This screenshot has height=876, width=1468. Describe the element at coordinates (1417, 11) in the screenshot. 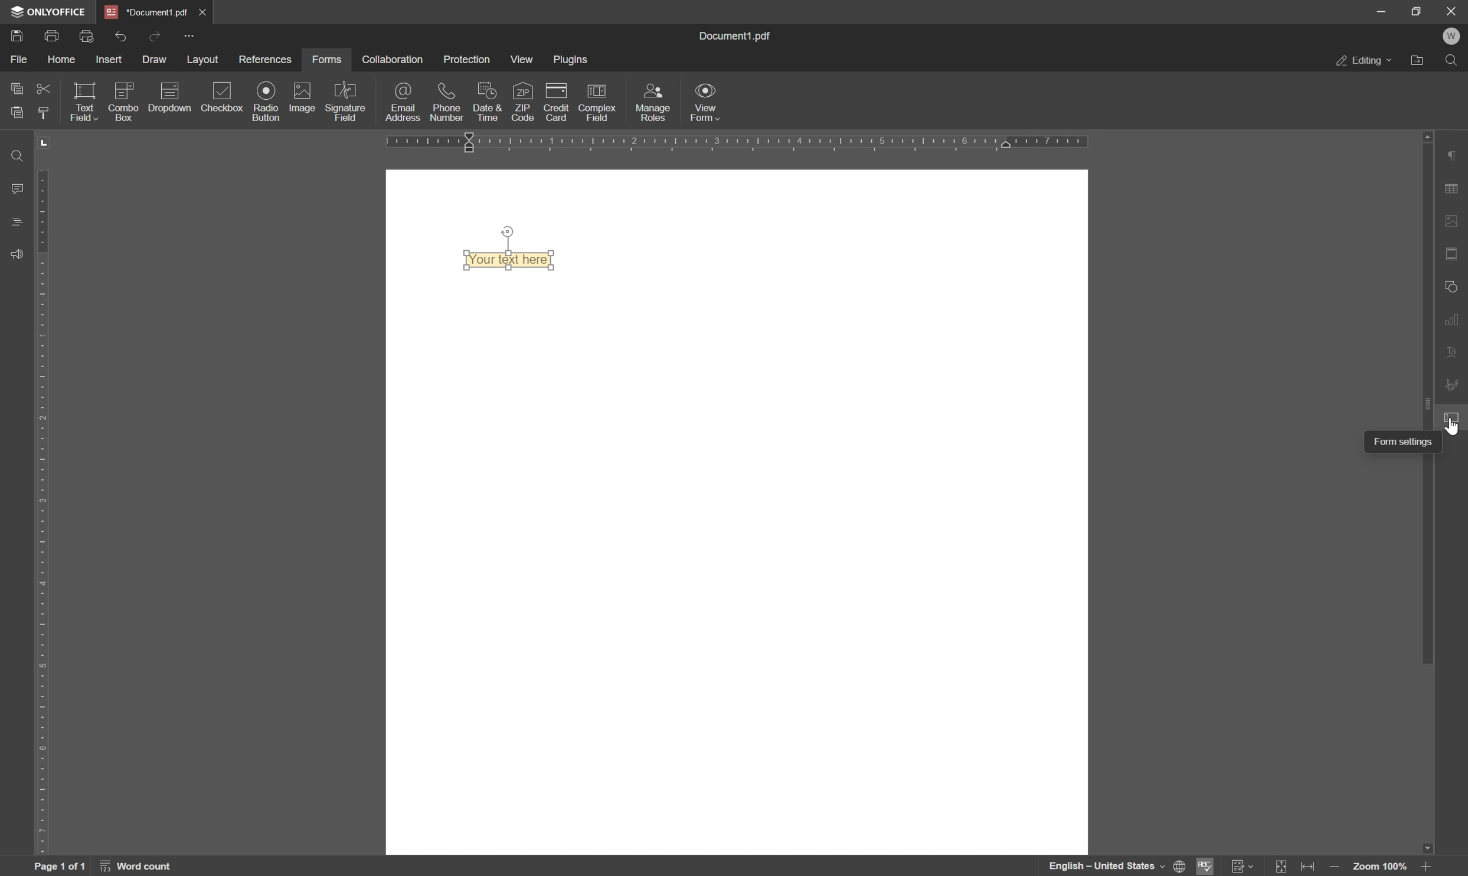

I see `restore down` at that location.